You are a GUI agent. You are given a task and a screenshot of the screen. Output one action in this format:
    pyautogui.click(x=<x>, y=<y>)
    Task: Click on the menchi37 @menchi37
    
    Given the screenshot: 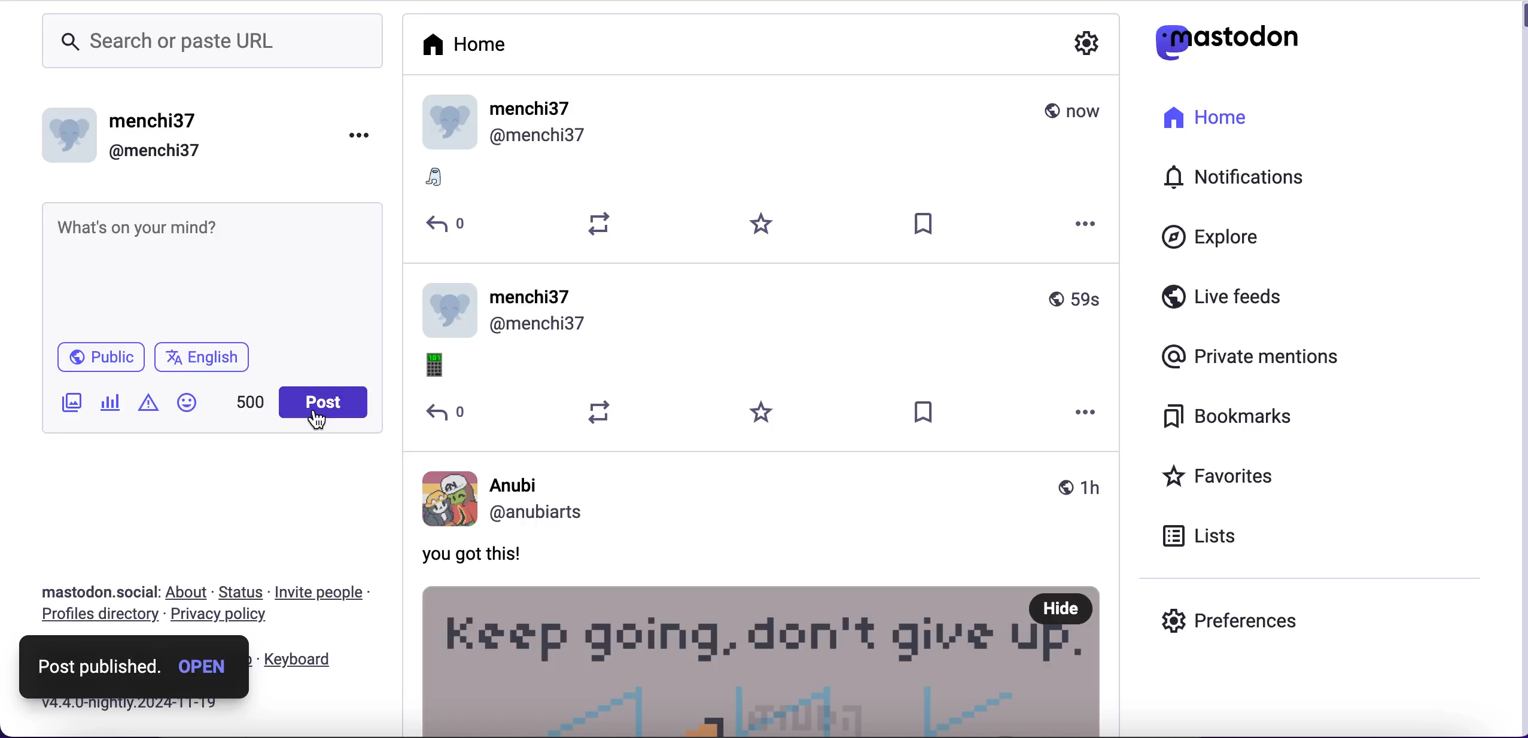 What is the action you would take?
    pyautogui.click(x=762, y=123)
    